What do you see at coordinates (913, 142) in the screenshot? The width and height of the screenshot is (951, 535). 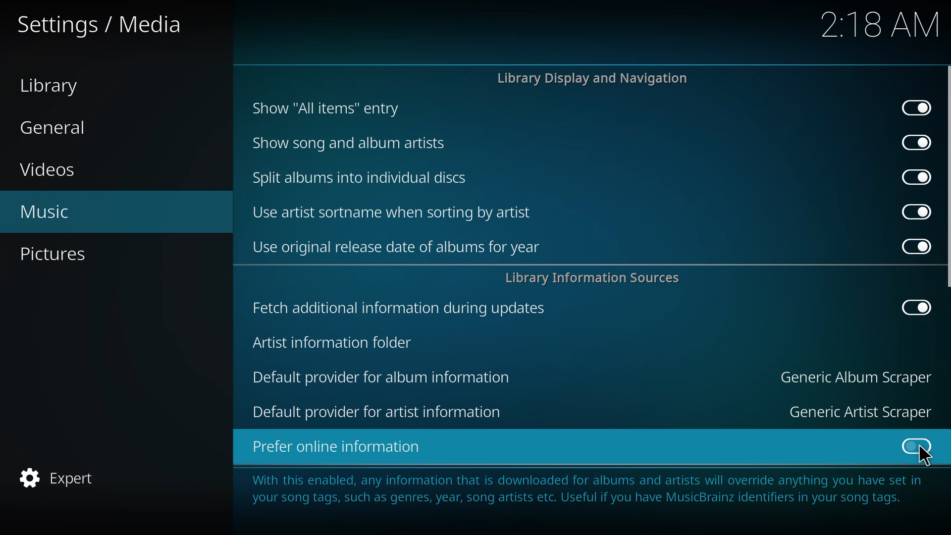 I see `enabled` at bounding box center [913, 142].